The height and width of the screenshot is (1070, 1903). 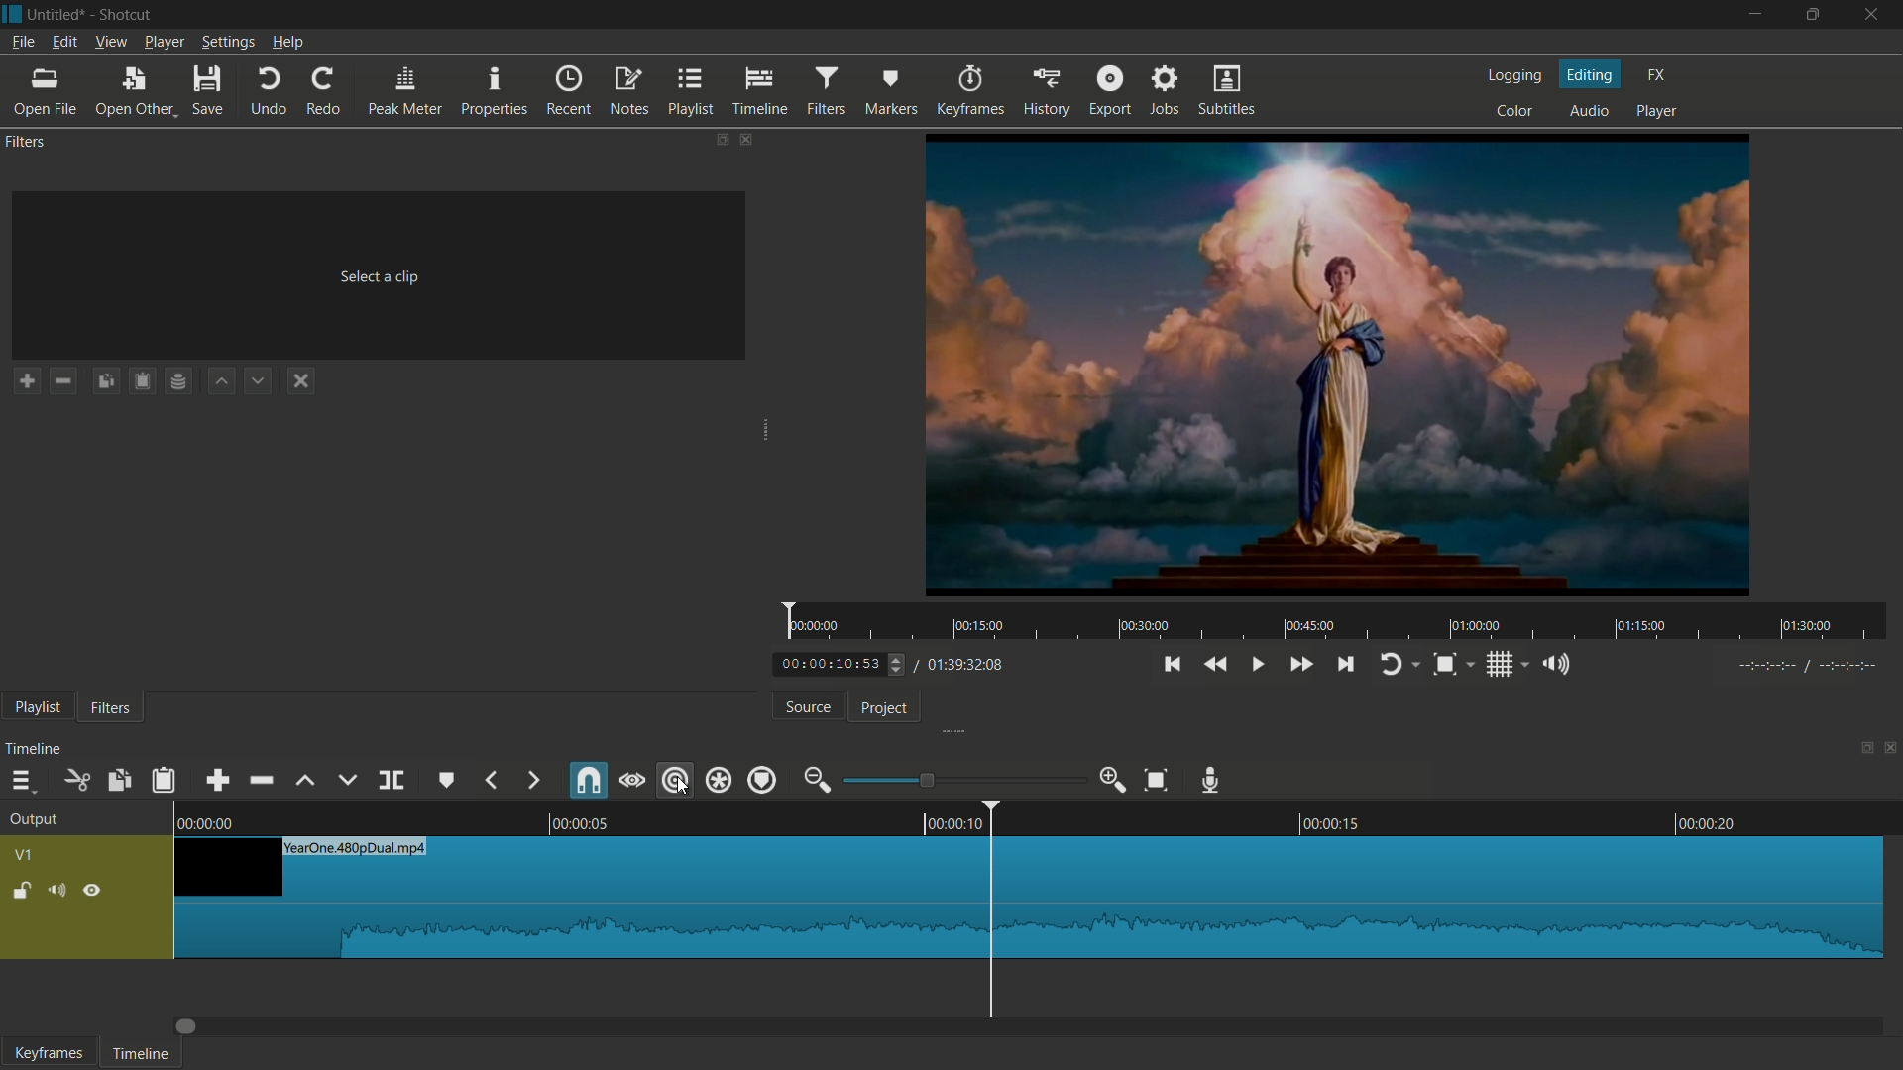 What do you see at coordinates (1030, 899) in the screenshot?
I see `video in timeline` at bounding box center [1030, 899].